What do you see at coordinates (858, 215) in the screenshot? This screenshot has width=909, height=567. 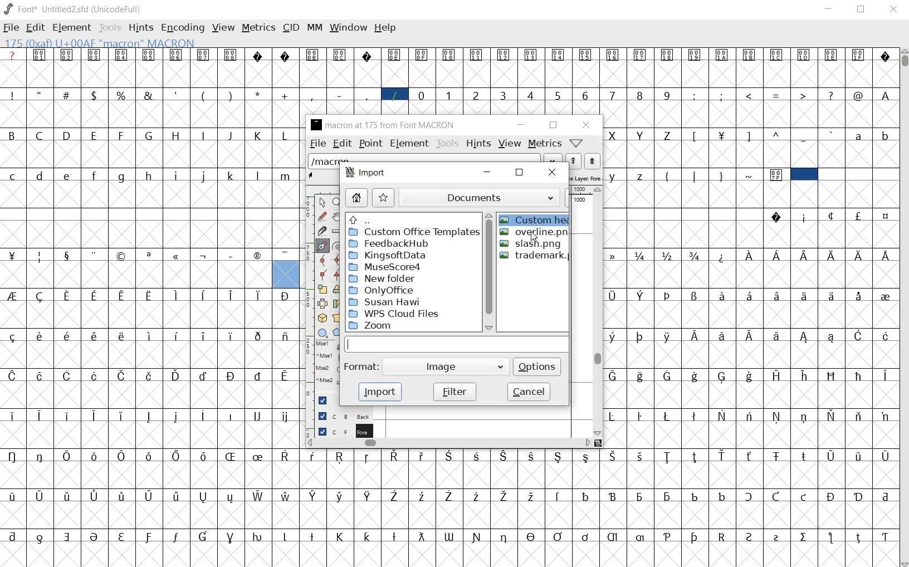 I see `Symbol` at bounding box center [858, 215].